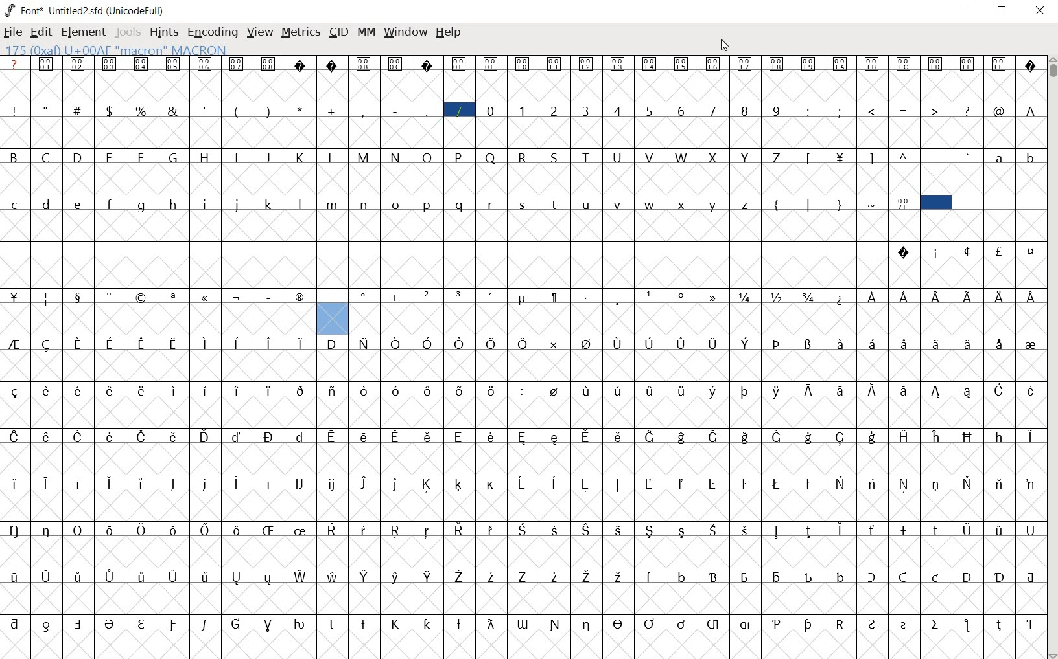 The height and width of the screenshot is (659, 1058). Describe the element at coordinates (935, 623) in the screenshot. I see `Symbol` at that location.